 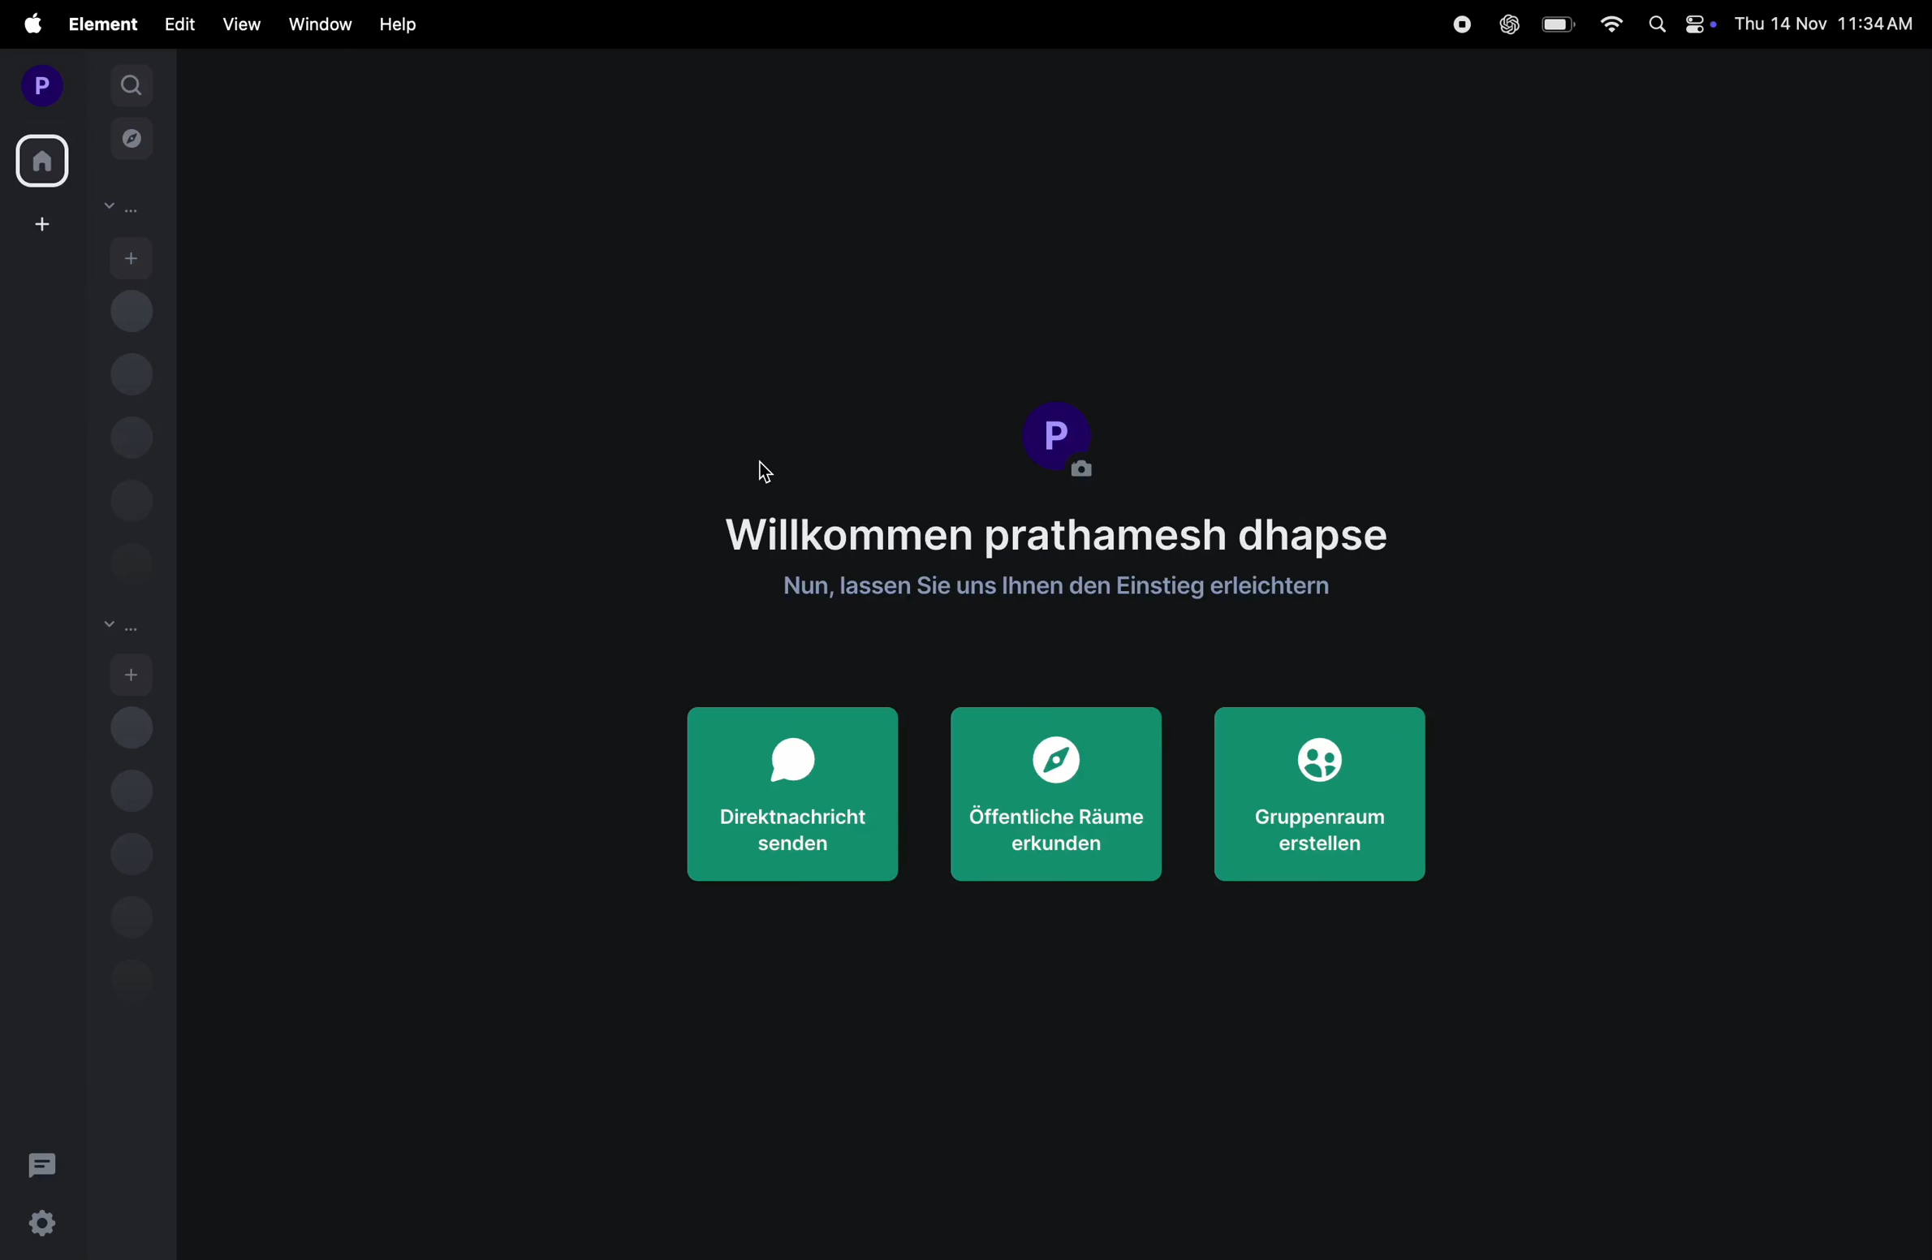 What do you see at coordinates (1555, 24) in the screenshot?
I see `battery` at bounding box center [1555, 24].